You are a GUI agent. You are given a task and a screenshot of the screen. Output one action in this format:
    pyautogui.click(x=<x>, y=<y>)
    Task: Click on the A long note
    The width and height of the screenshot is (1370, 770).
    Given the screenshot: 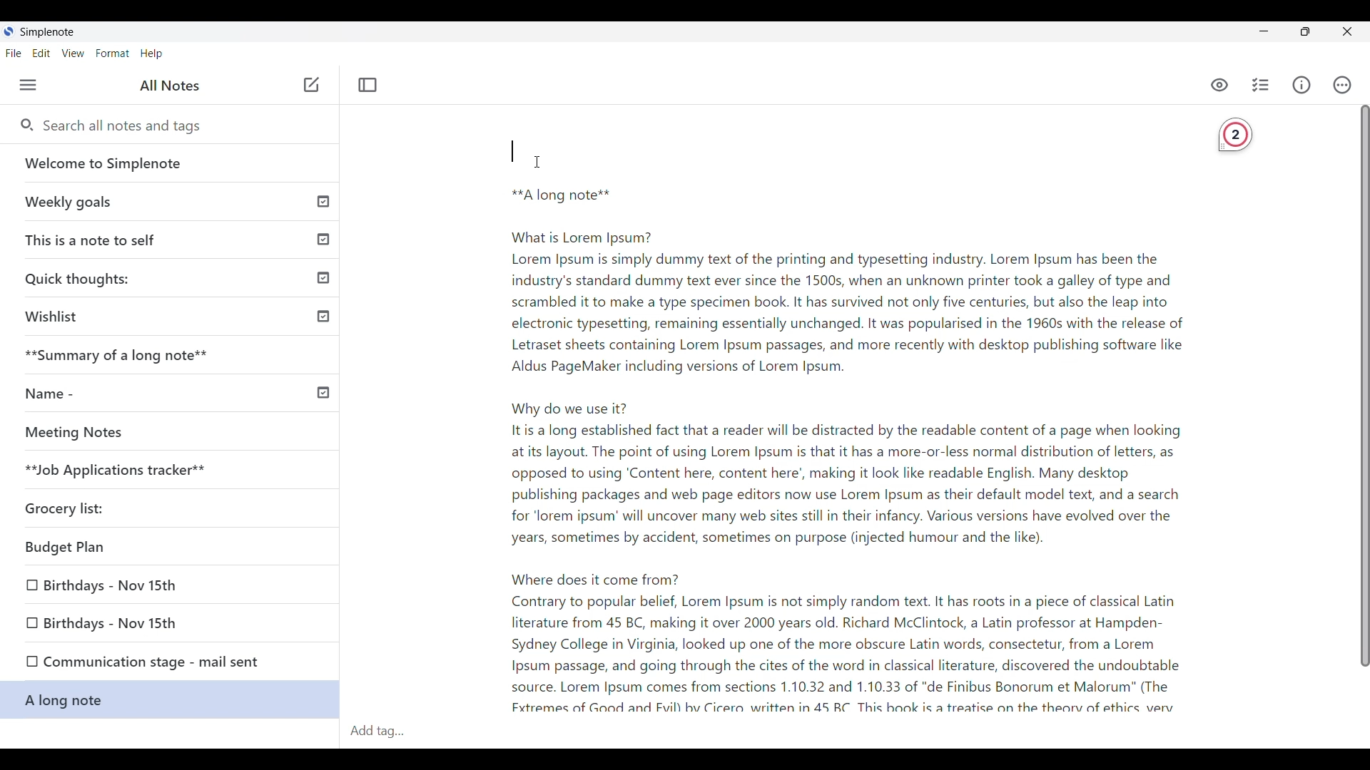 What is the action you would take?
    pyautogui.click(x=168, y=702)
    